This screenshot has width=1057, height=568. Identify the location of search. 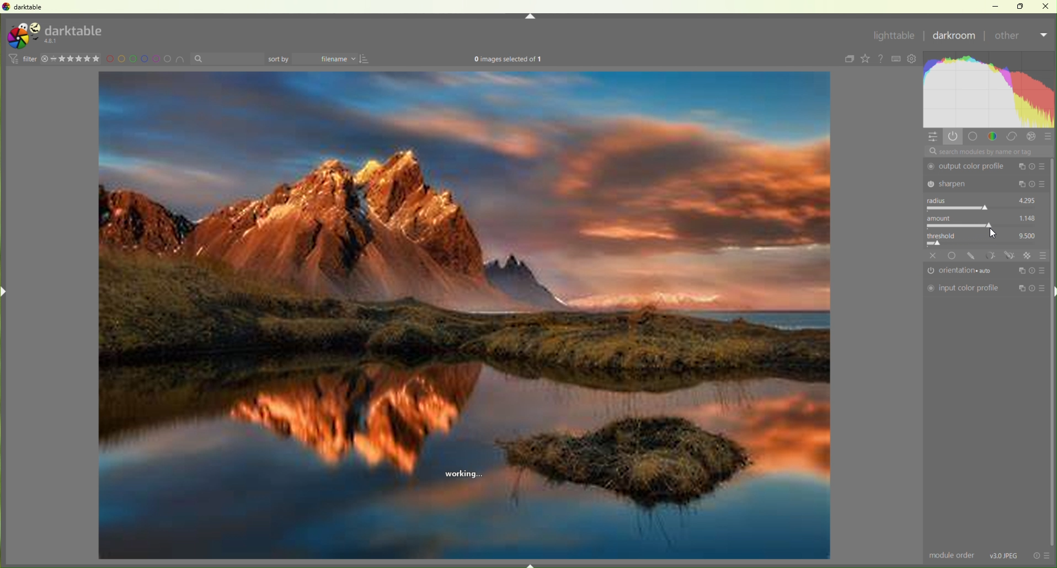
(987, 152).